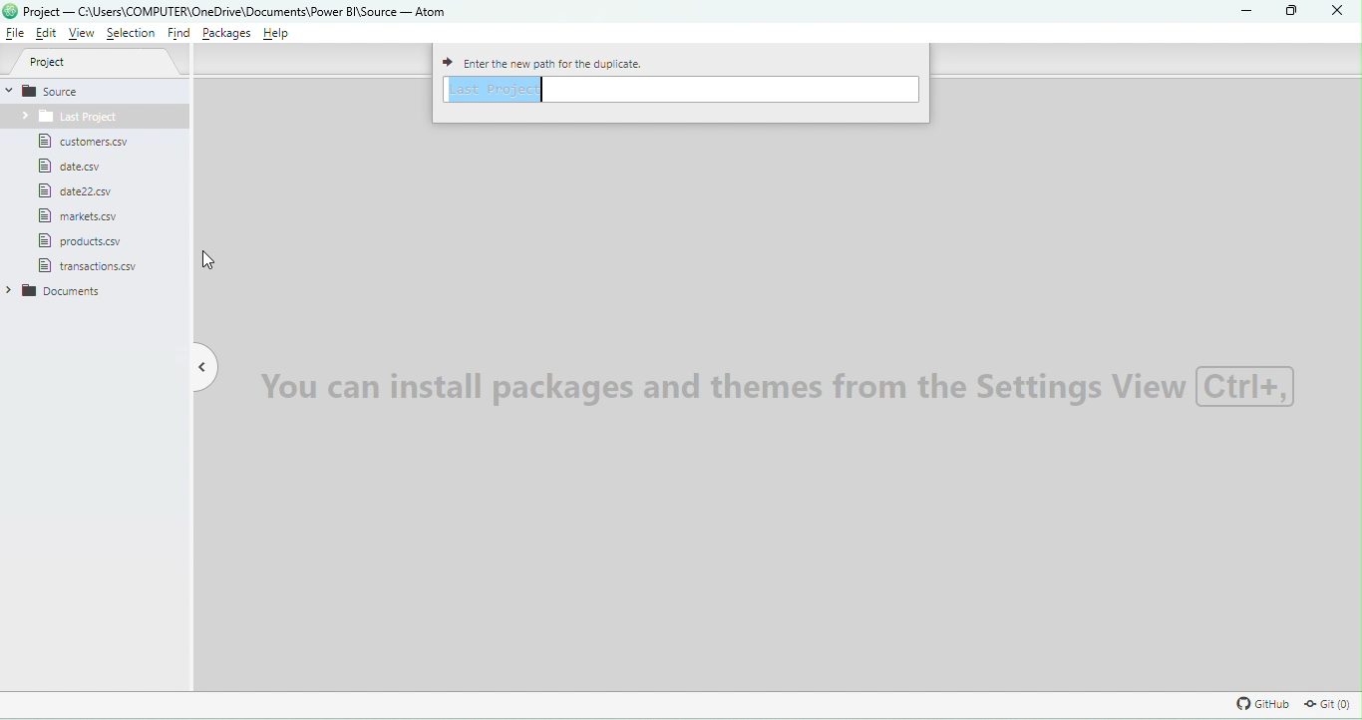  Describe the element at coordinates (81, 241) in the screenshot. I see `File` at that location.